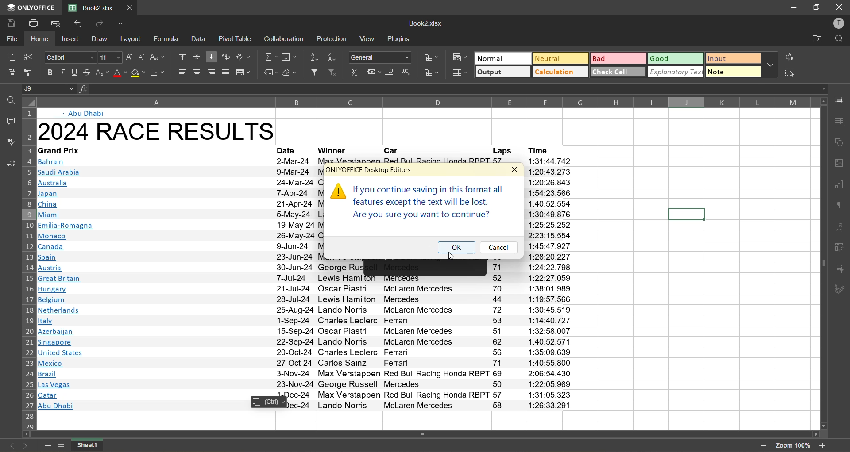 This screenshot has height=452, width=850. Describe the element at coordinates (824, 446) in the screenshot. I see `zoom in` at that location.